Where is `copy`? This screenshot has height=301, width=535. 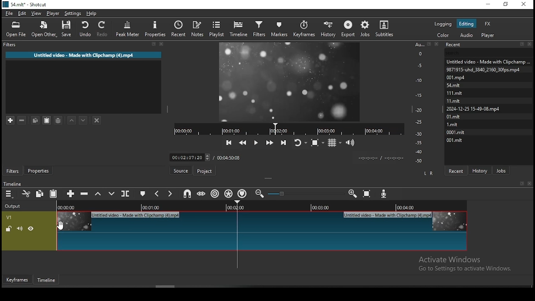
copy is located at coordinates (36, 119).